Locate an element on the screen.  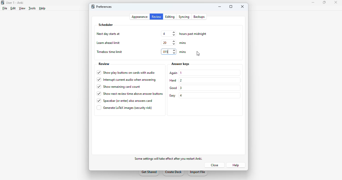
get shared is located at coordinates (149, 173).